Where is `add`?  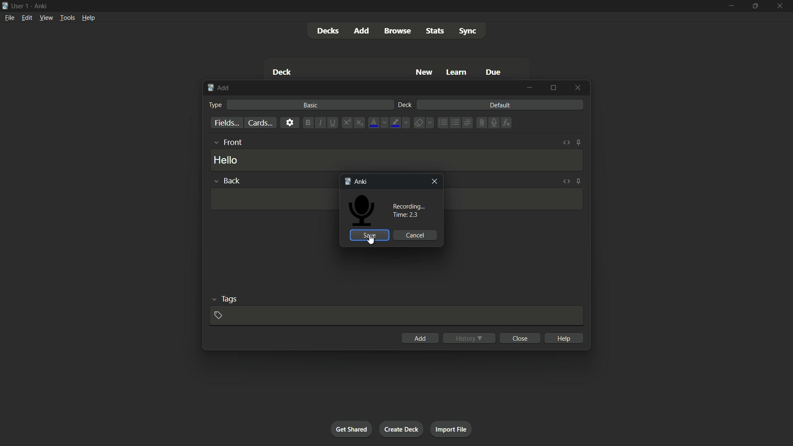 add is located at coordinates (220, 88).